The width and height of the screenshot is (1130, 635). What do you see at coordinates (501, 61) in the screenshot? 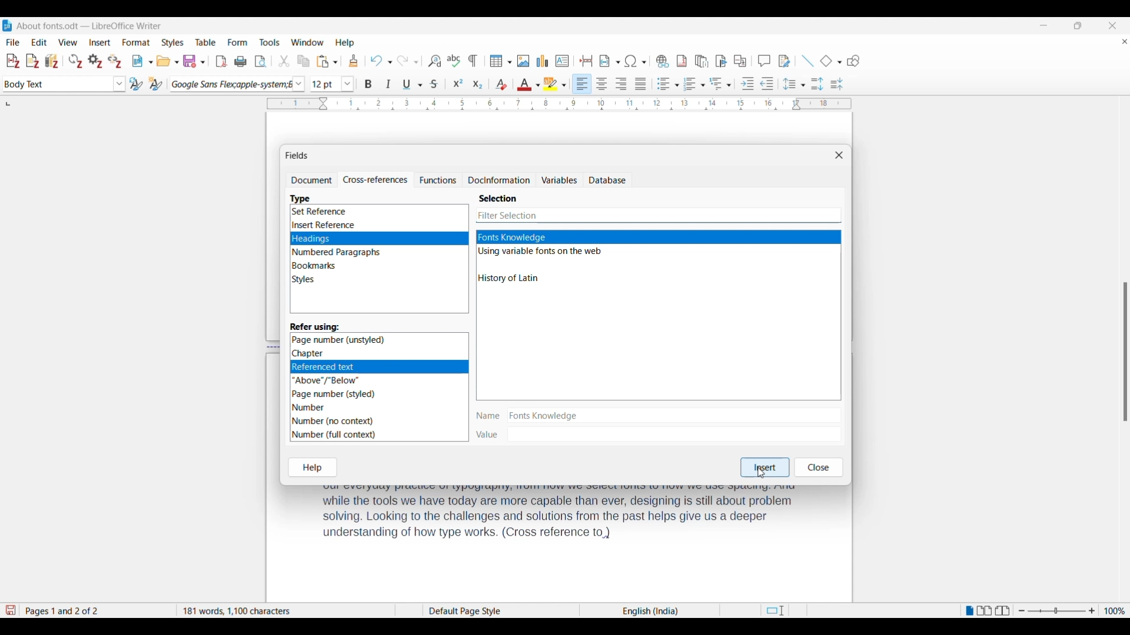
I see `Insert table` at bounding box center [501, 61].